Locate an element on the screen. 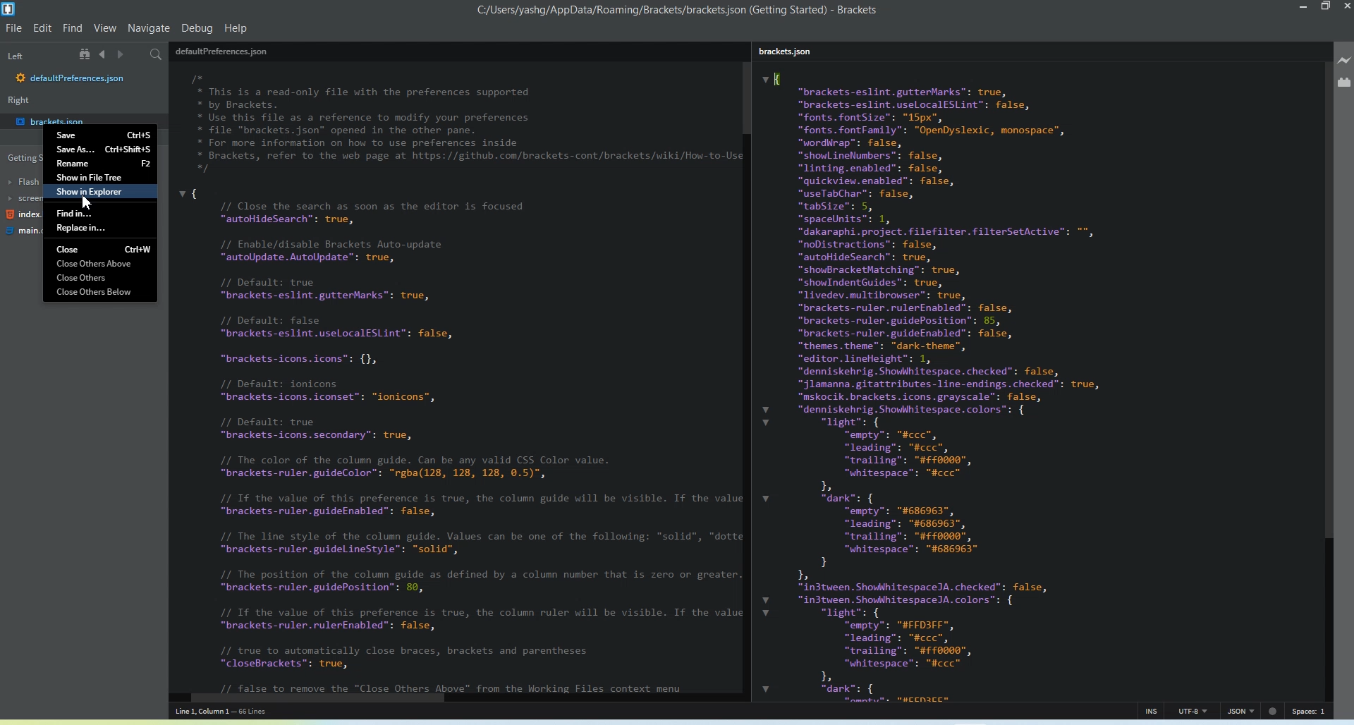  Close is located at coordinates (1346, 8).